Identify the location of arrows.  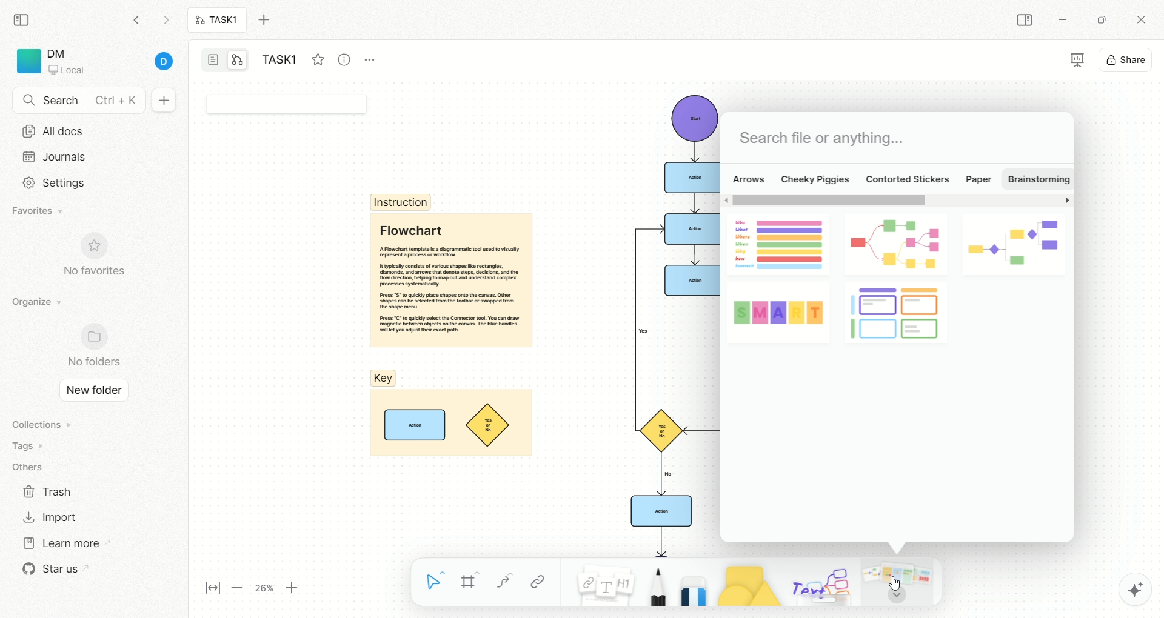
(748, 178).